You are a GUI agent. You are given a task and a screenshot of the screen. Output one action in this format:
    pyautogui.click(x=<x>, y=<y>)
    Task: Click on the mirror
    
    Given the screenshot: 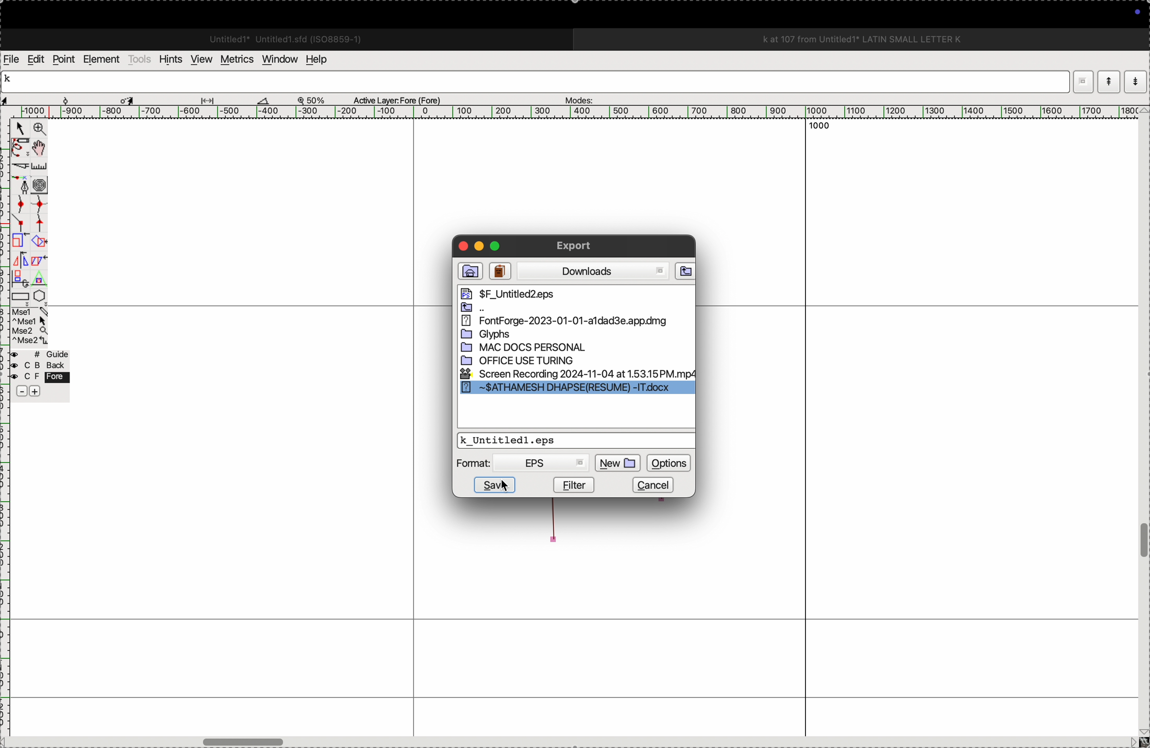 What is the action you would take?
    pyautogui.click(x=20, y=268)
    